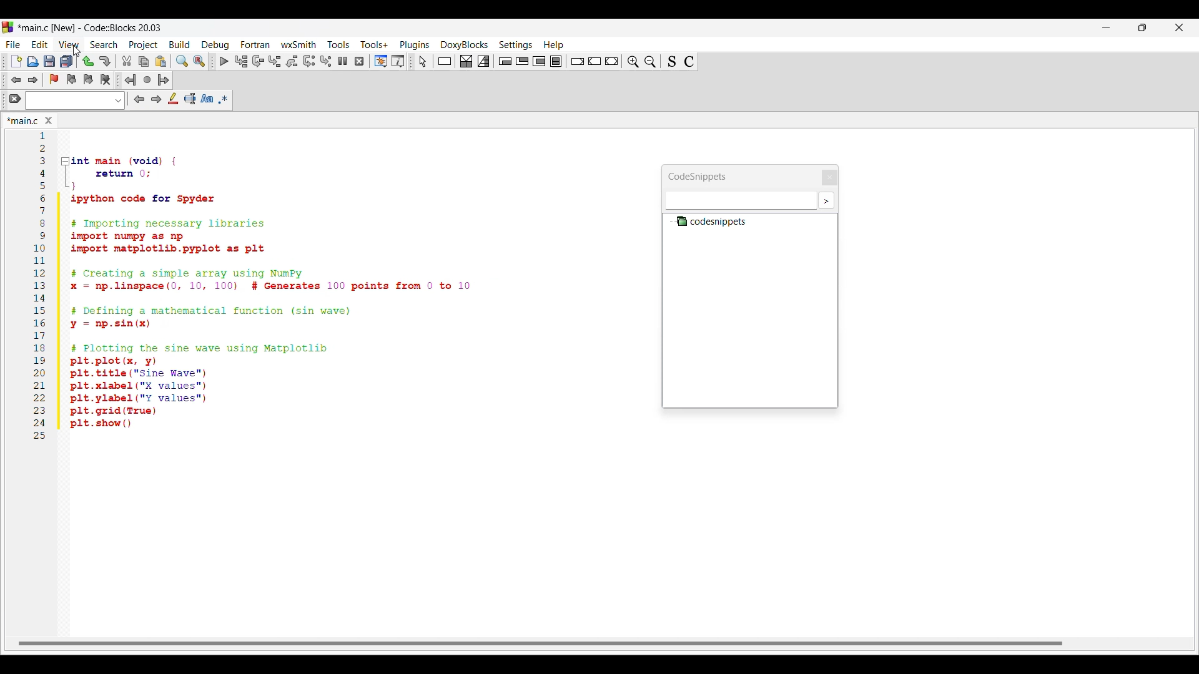 This screenshot has height=674, width=1199. What do you see at coordinates (179, 44) in the screenshot?
I see `Build menu` at bounding box center [179, 44].